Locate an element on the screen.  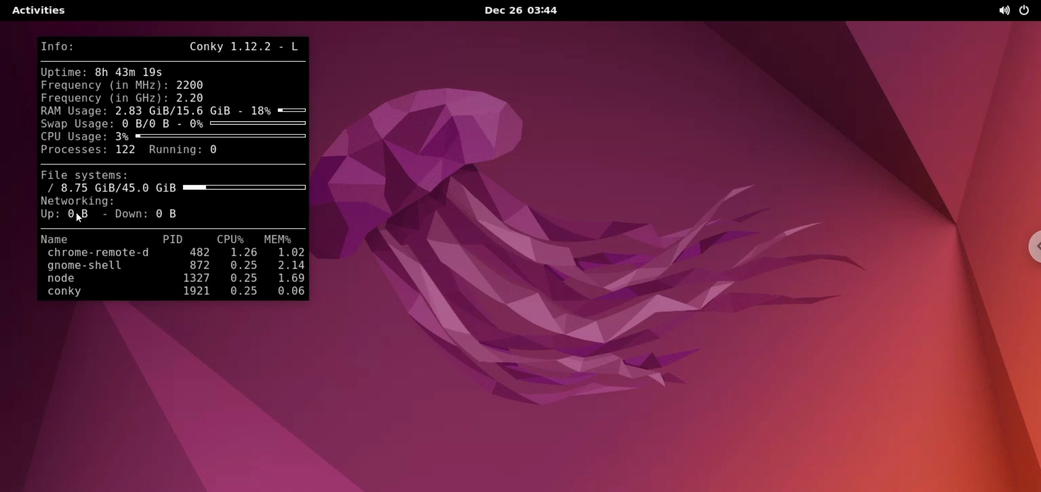
line is located at coordinates (174, 230).